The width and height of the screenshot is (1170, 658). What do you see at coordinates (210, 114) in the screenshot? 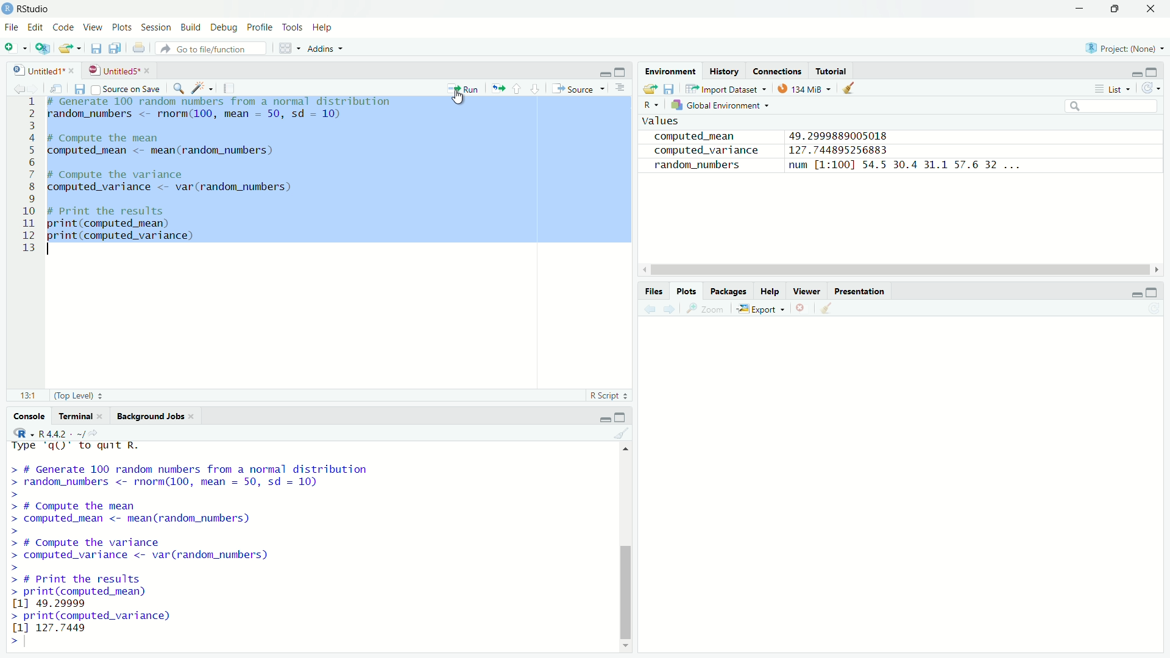
I see `random_numbers <- rnorm(100, mean = 50, sd = 10)` at bounding box center [210, 114].